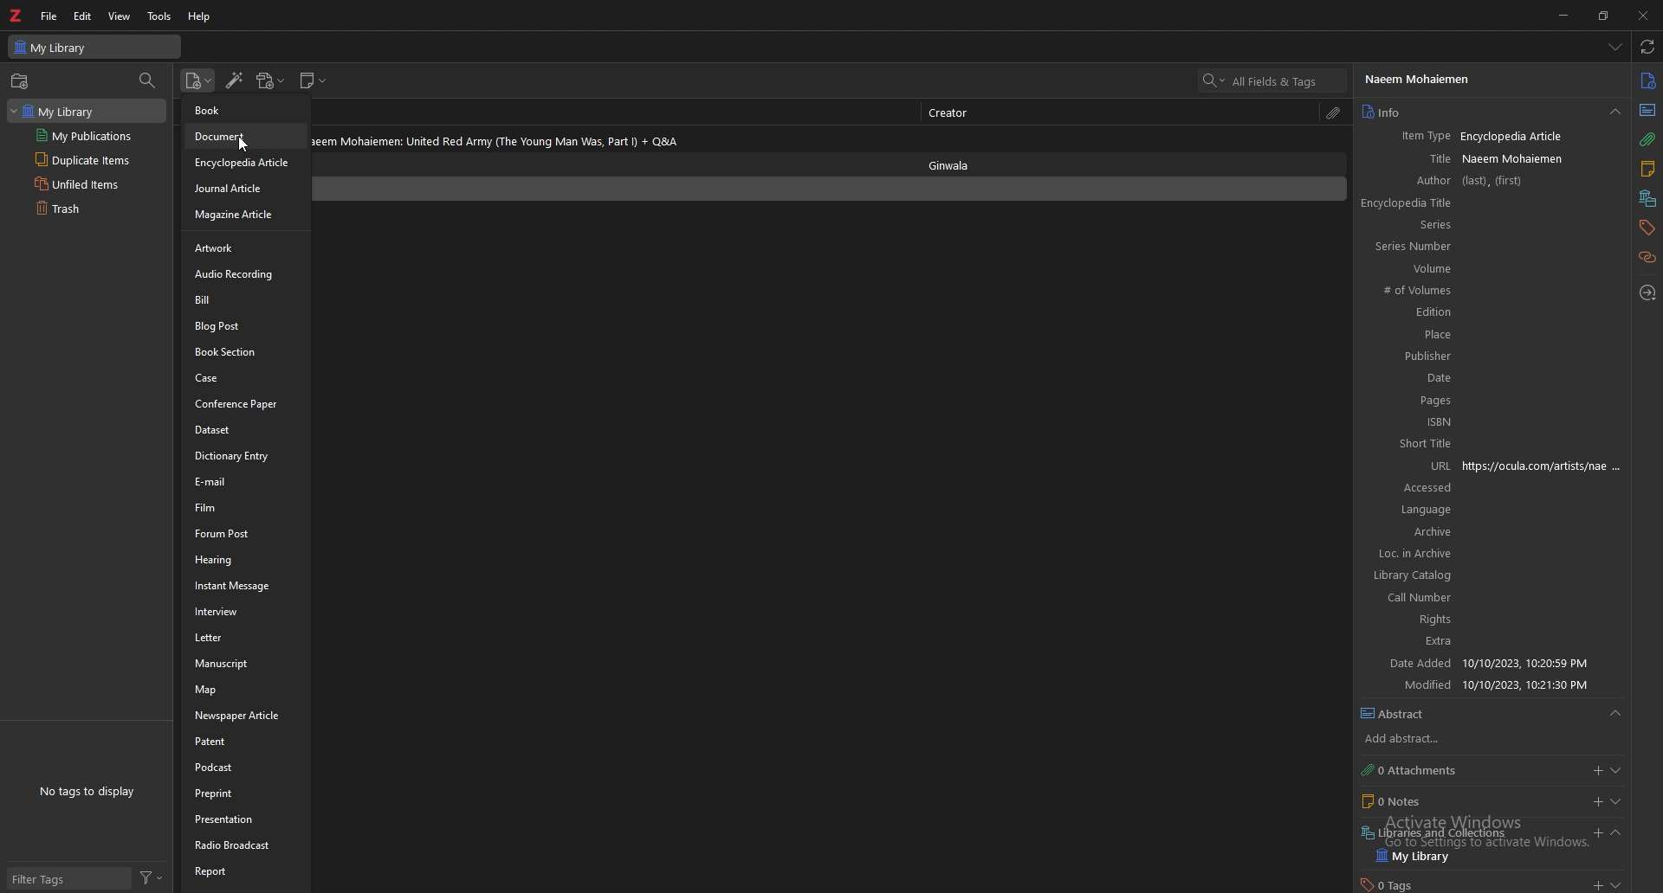  What do you see at coordinates (1409, 488) in the screenshot?
I see `accessed` at bounding box center [1409, 488].